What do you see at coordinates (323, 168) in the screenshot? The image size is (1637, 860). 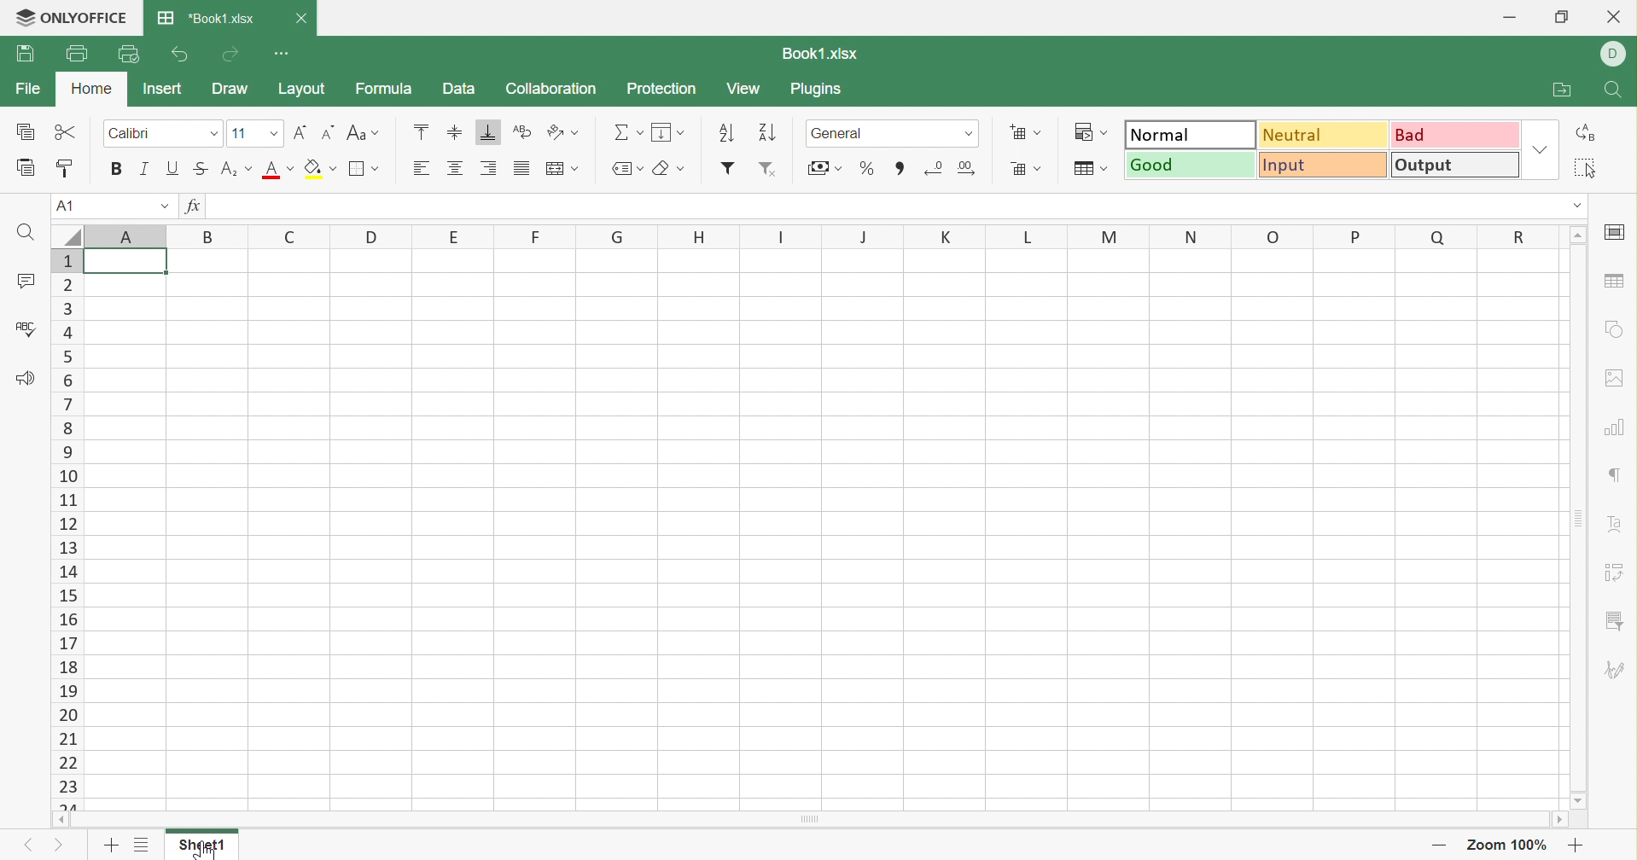 I see `Fill color` at bounding box center [323, 168].